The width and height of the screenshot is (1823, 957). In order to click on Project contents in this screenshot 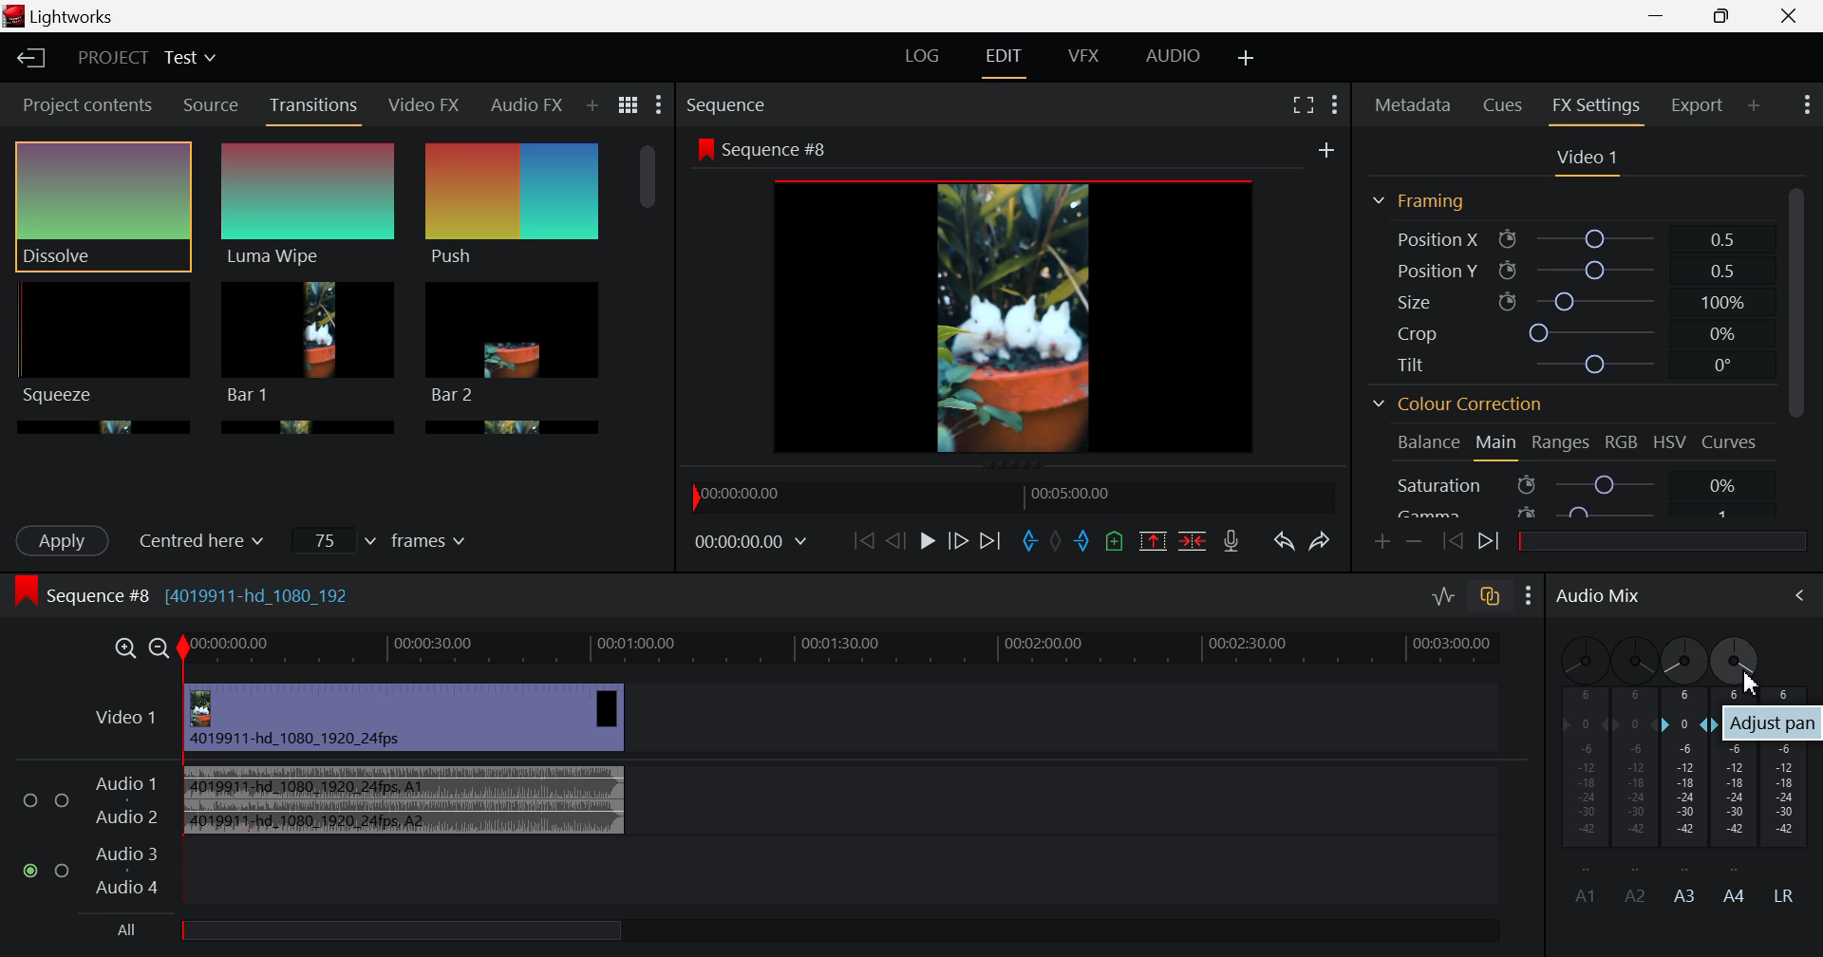, I will do `click(80, 103)`.